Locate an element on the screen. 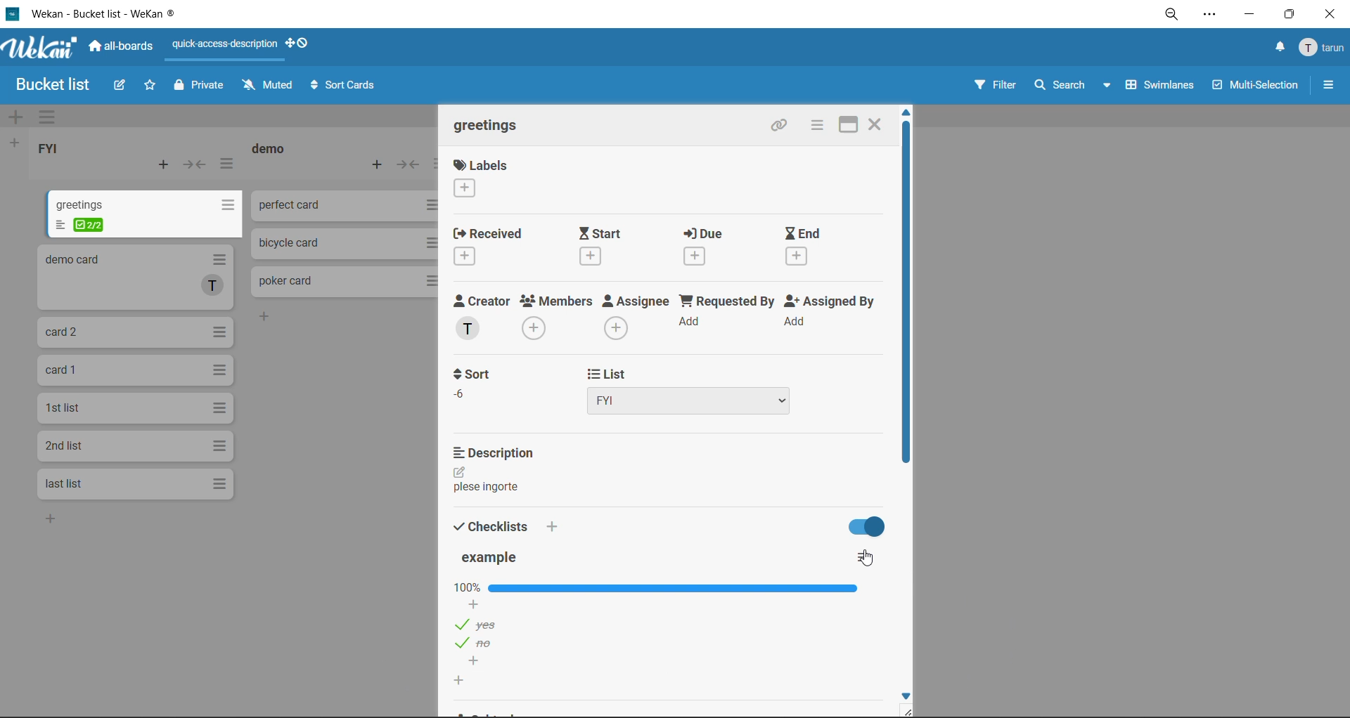 Image resolution: width=1350 pixels, height=718 pixels. checklist options is located at coordinates (483, 624).